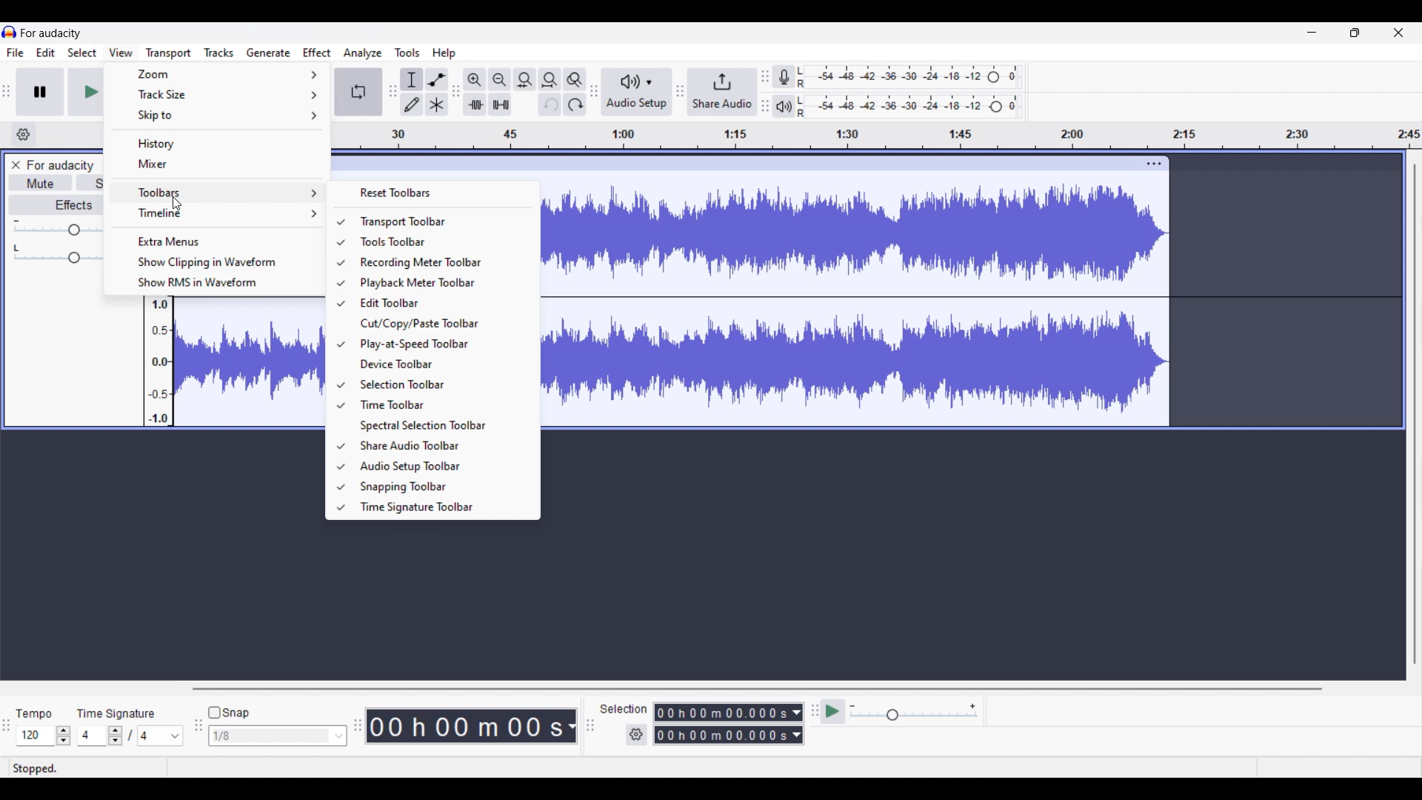 This screenshot has height=800, width=1422. Describe the element at coordinates (856, 301) in the screenshot. I see `track waveform` at that location.